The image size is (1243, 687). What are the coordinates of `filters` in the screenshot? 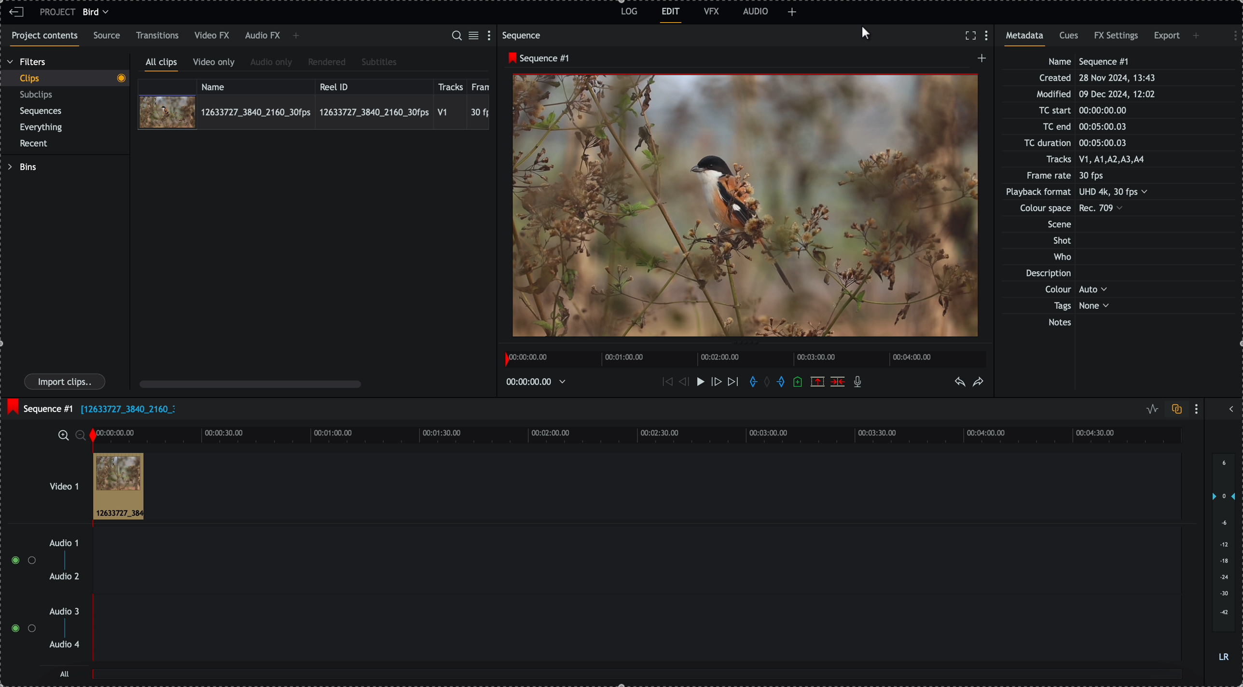 It's located at (28, 62).